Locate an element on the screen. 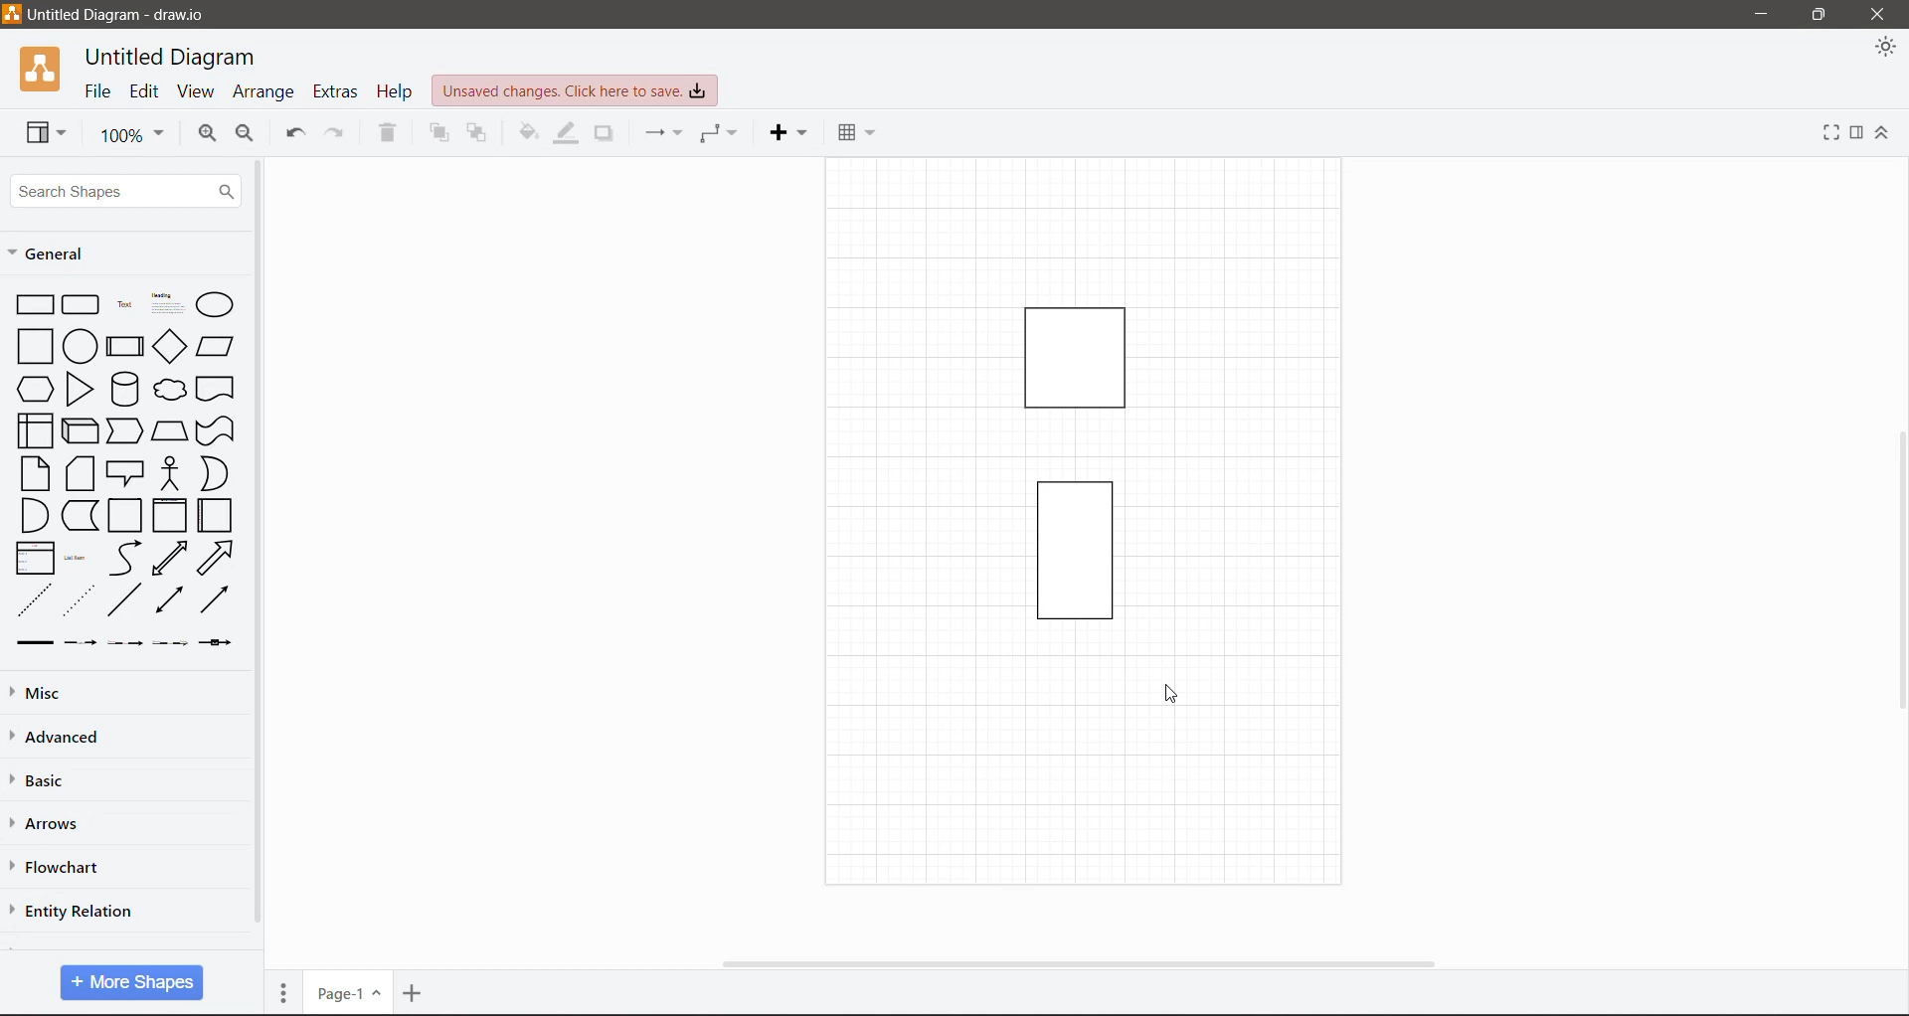 This screenshot has width=1909, height=1016. Waypoints is located at coordinates (718, 135).